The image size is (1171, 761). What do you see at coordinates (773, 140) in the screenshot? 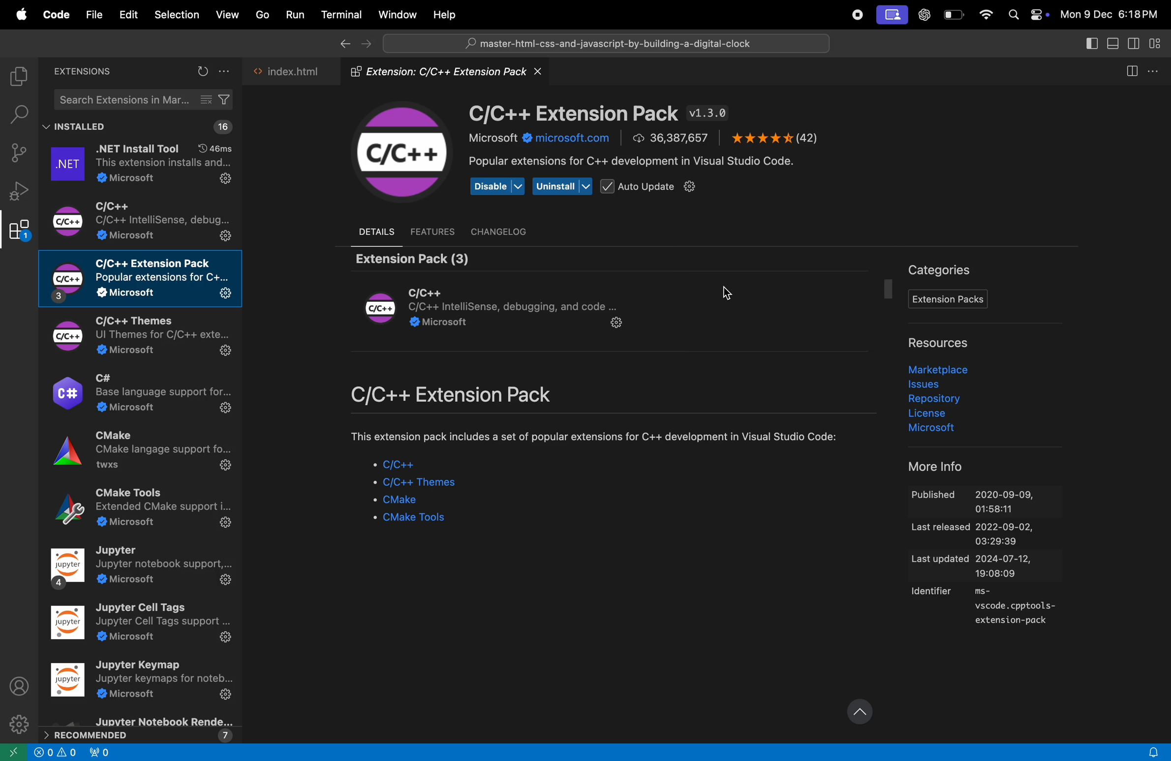
I see `ratings` at bounding box center [773, 140].